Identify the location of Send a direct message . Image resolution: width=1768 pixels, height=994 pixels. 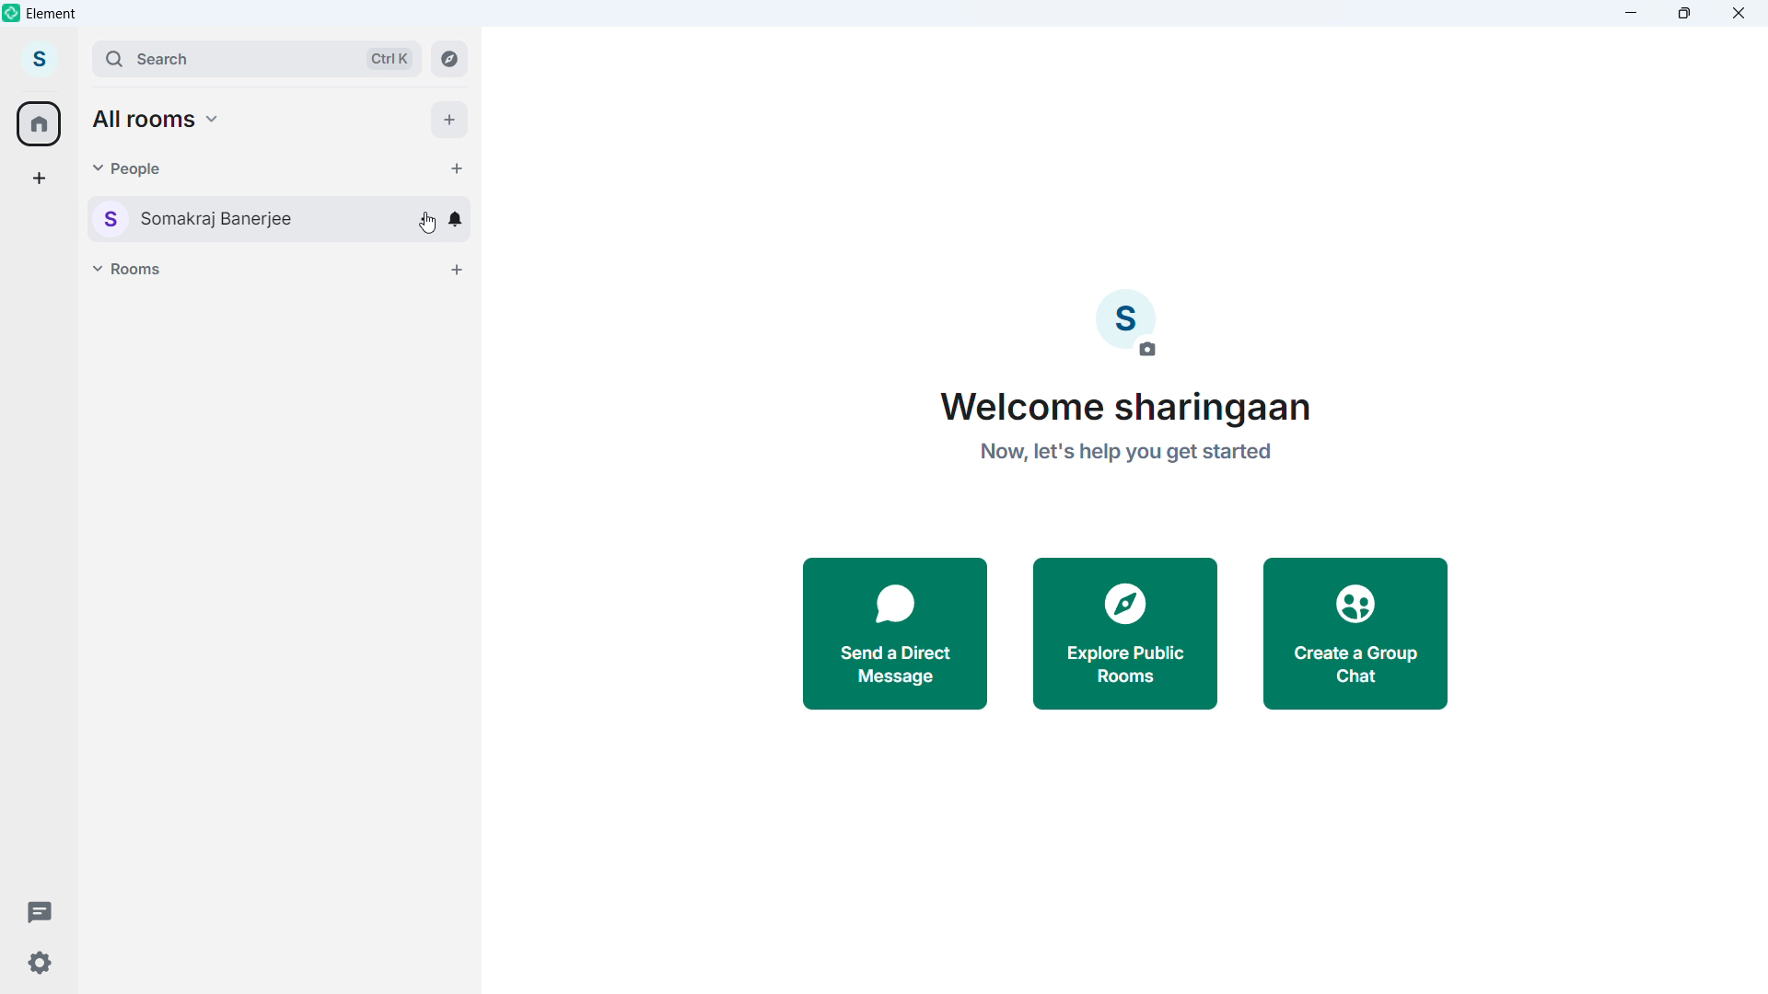
(895, 636).